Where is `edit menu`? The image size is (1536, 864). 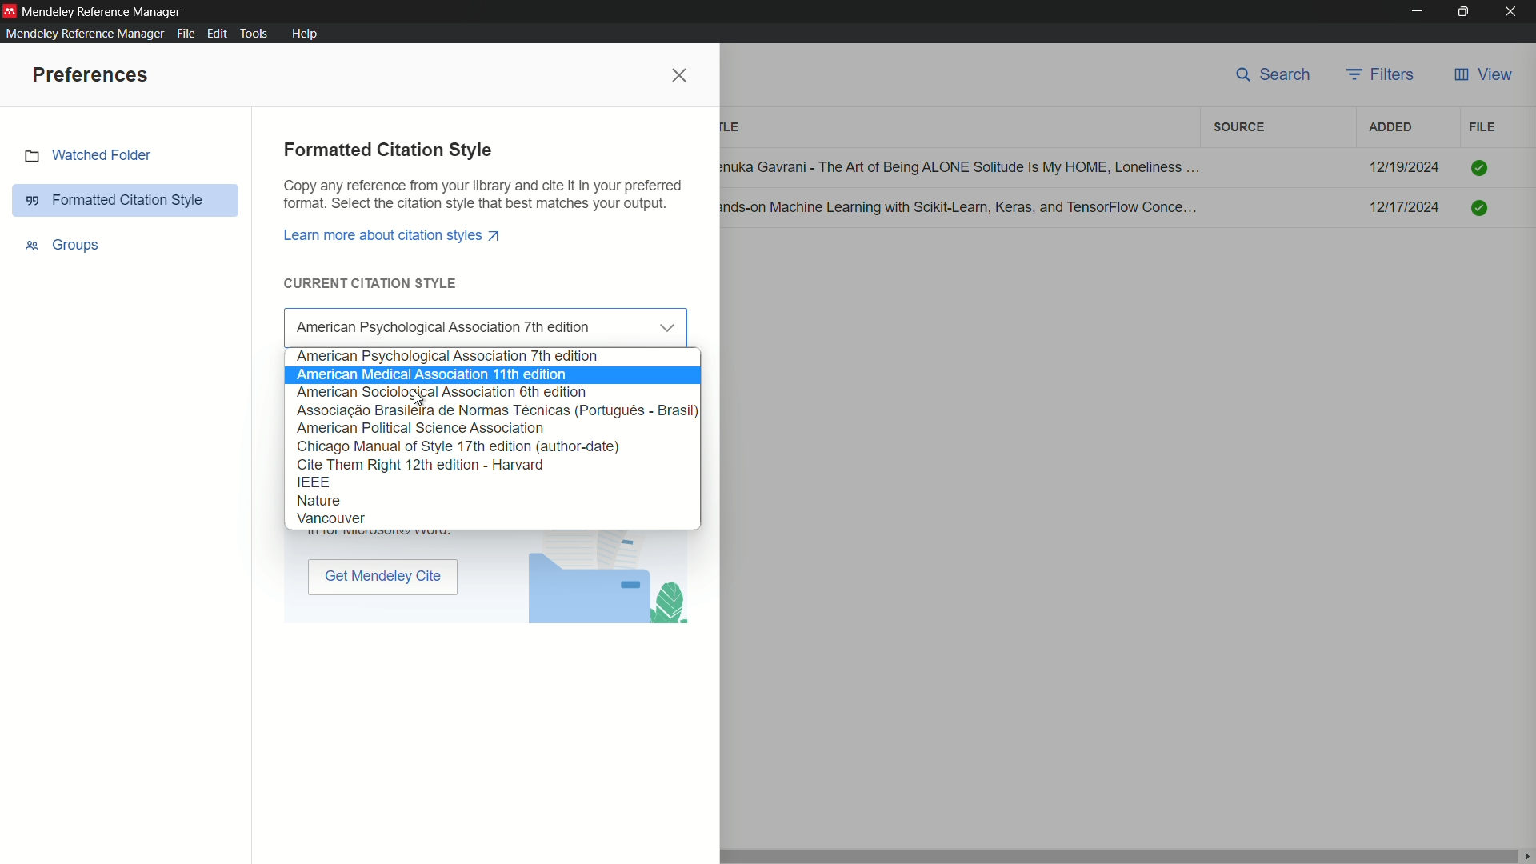 edit menu is located at coordinates (217, 34).